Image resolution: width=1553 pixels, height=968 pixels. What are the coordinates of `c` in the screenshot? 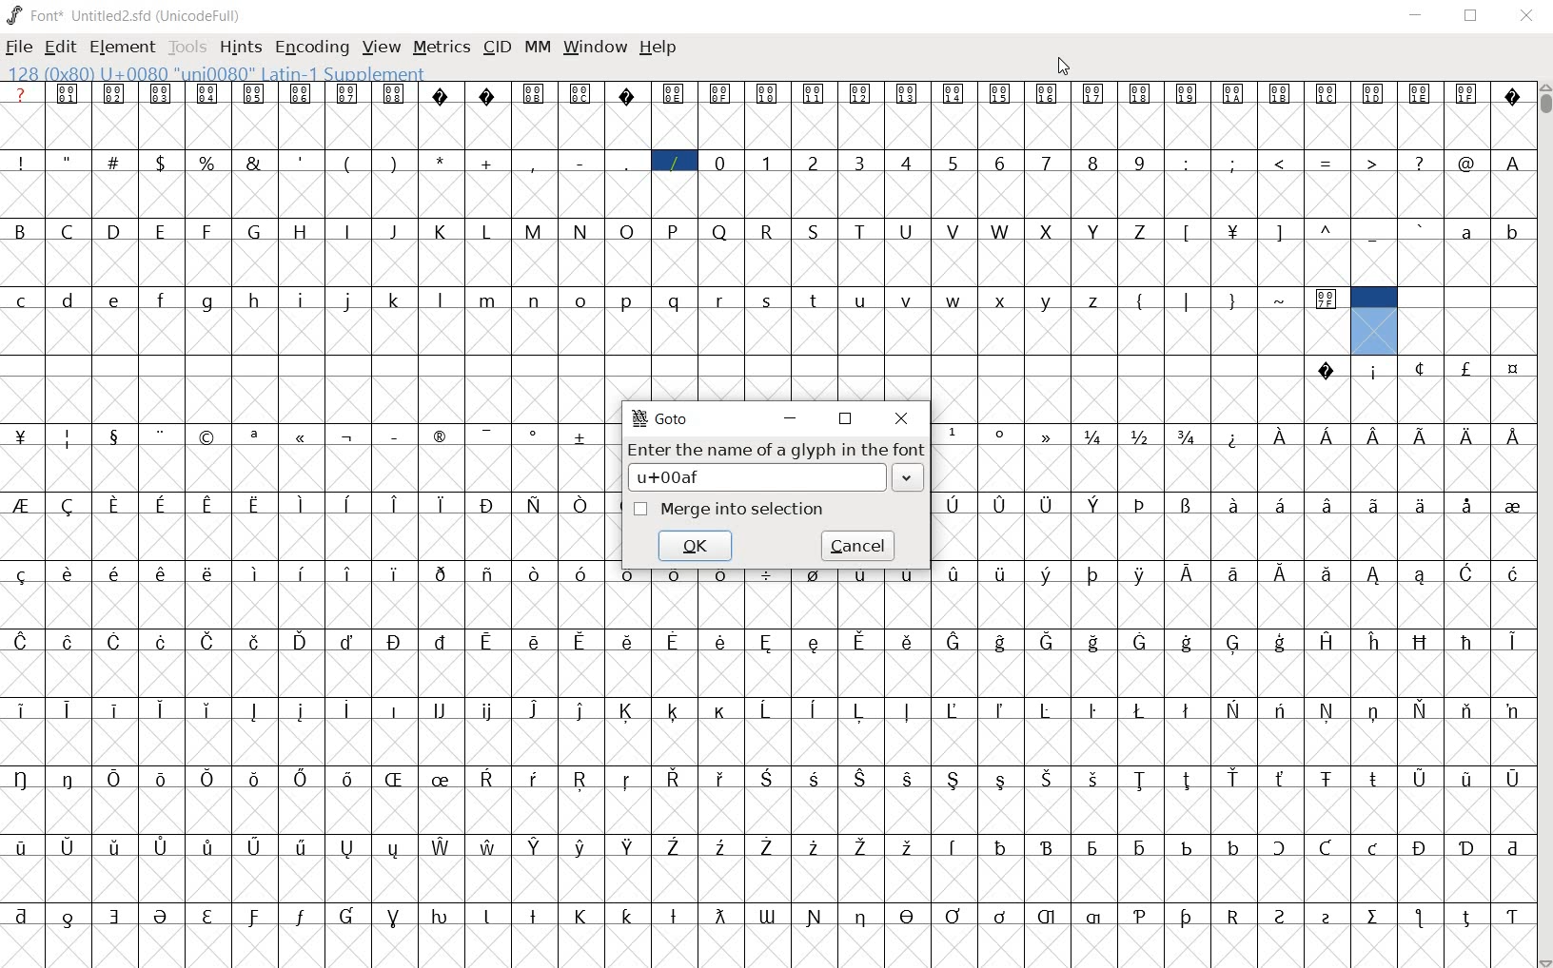 It's located at (23, 298).